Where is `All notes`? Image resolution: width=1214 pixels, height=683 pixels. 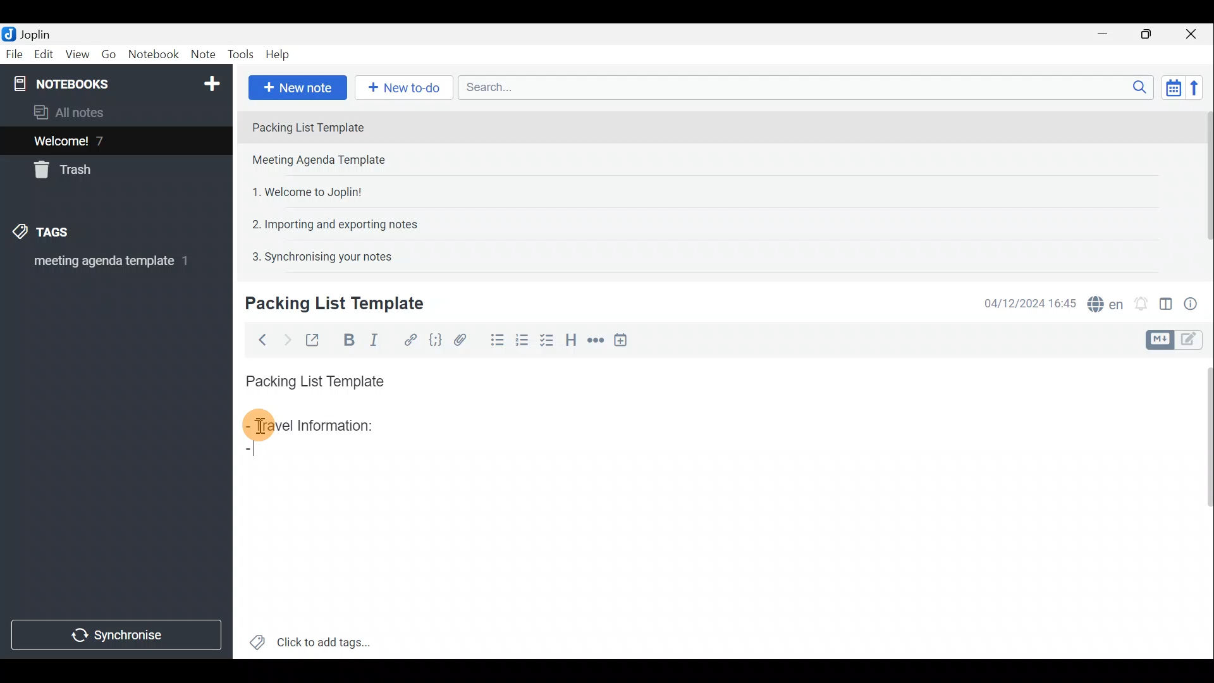 All notes is located at coordinates (73, 112).